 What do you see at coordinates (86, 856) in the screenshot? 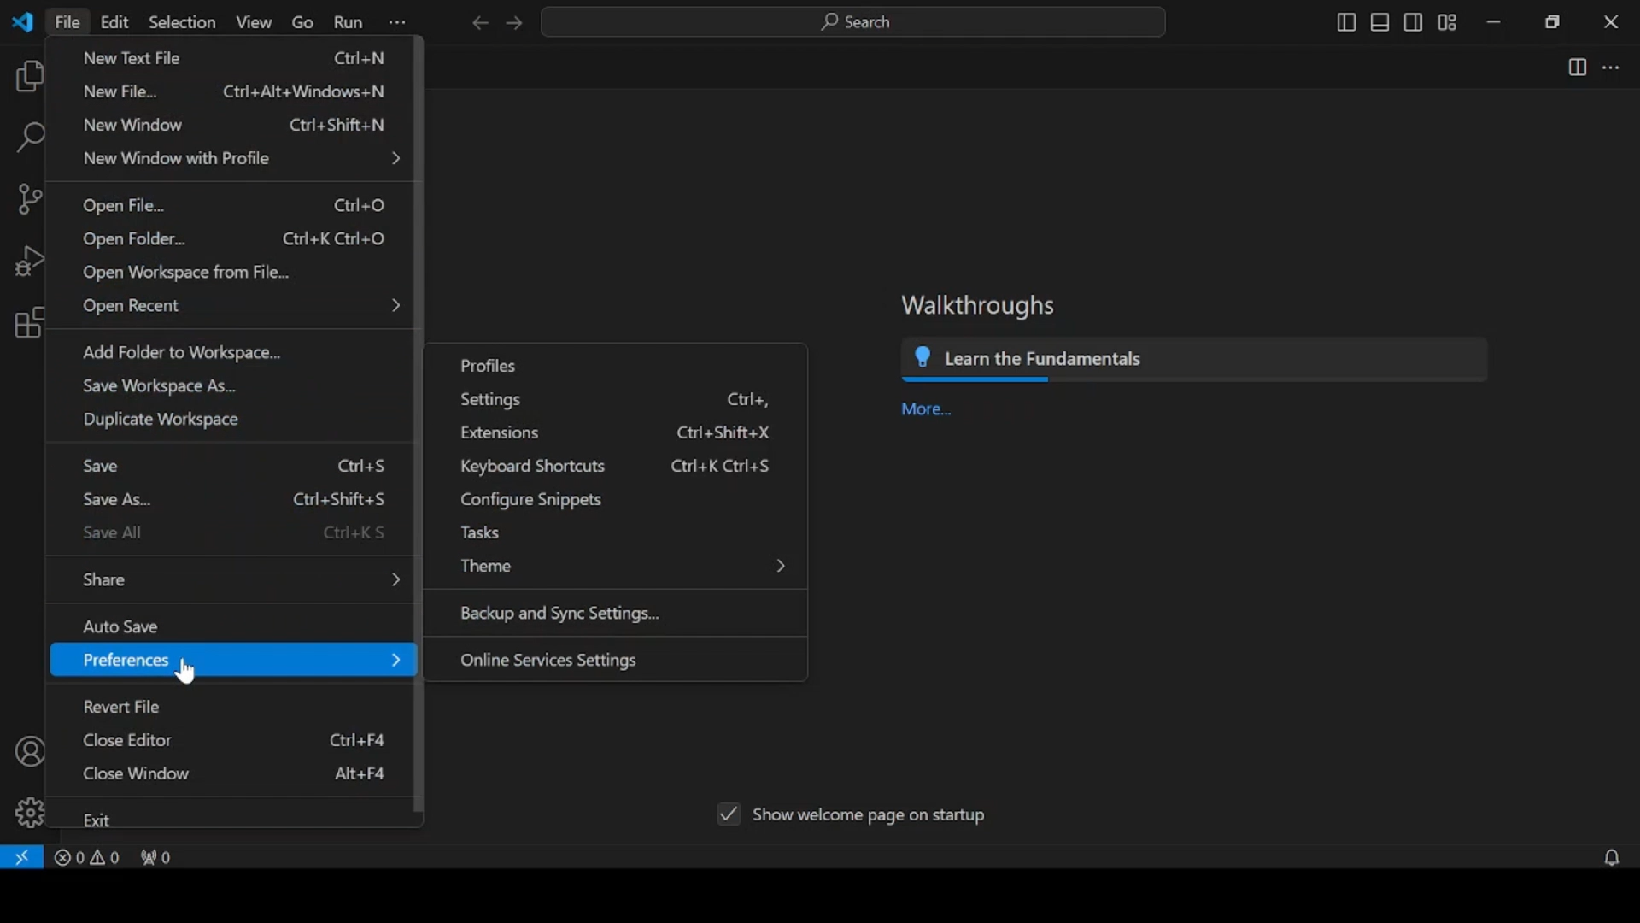
I see `problems panel` at bounding box center [86, 856].